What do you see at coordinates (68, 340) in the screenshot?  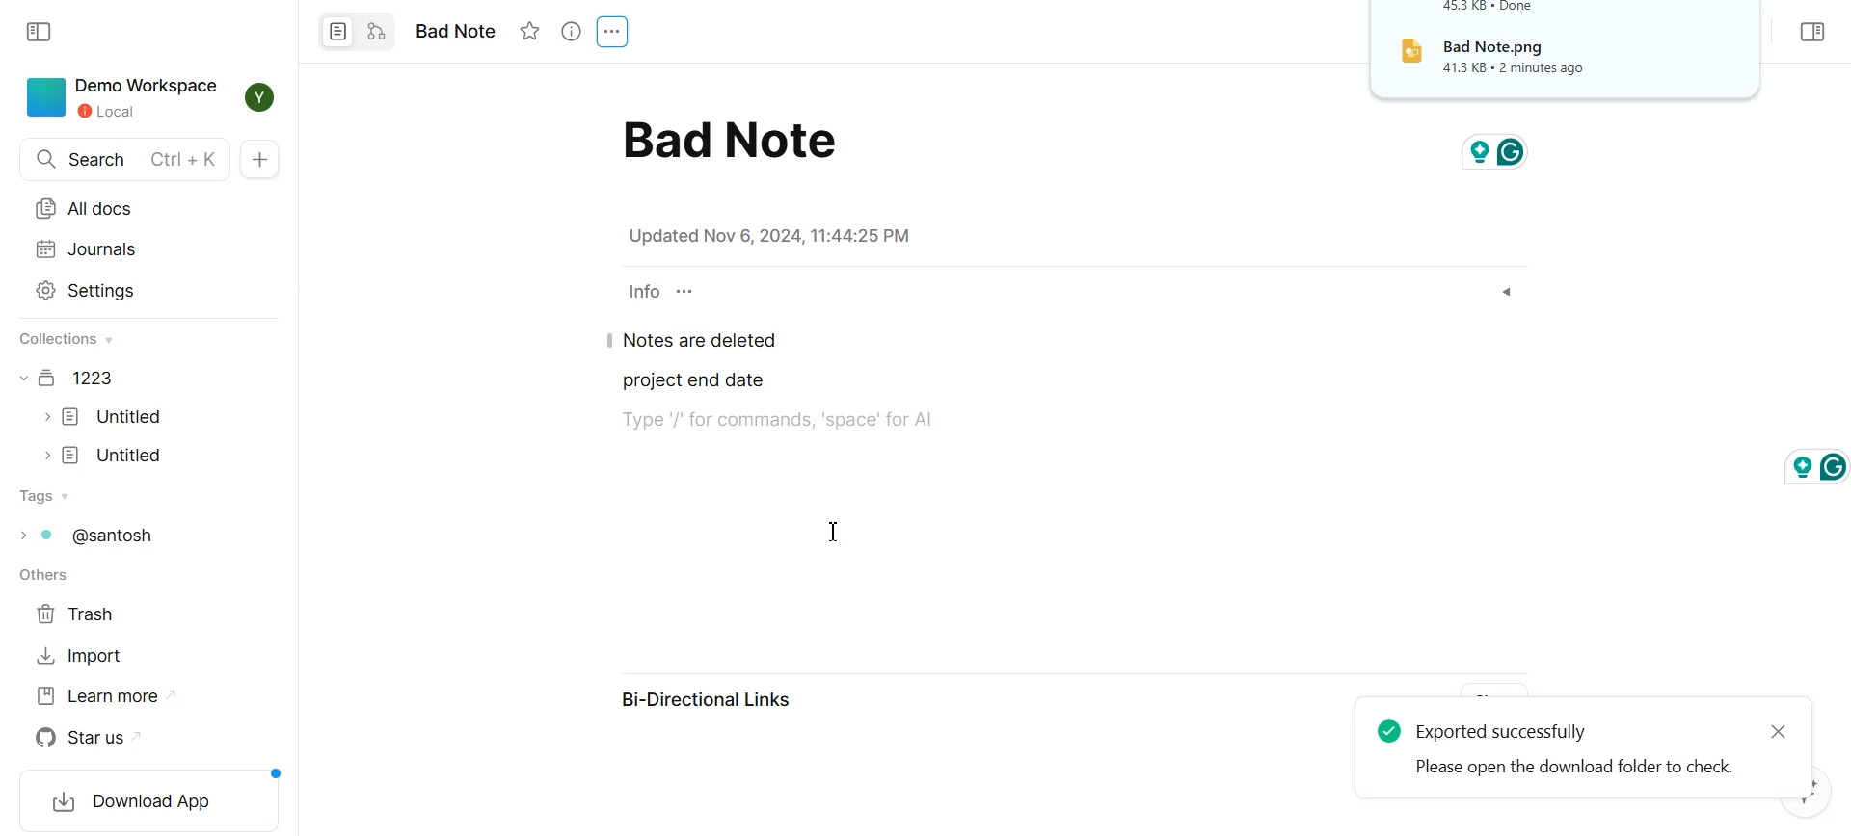 I see `collections` at bounding box center [68, 340].